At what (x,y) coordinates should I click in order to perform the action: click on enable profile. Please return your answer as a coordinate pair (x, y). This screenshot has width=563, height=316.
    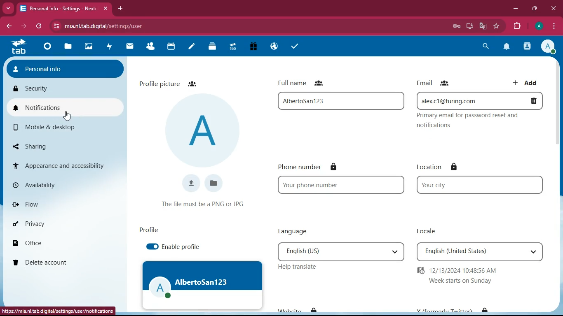
    Looking at the image, I should click on (173, 247).